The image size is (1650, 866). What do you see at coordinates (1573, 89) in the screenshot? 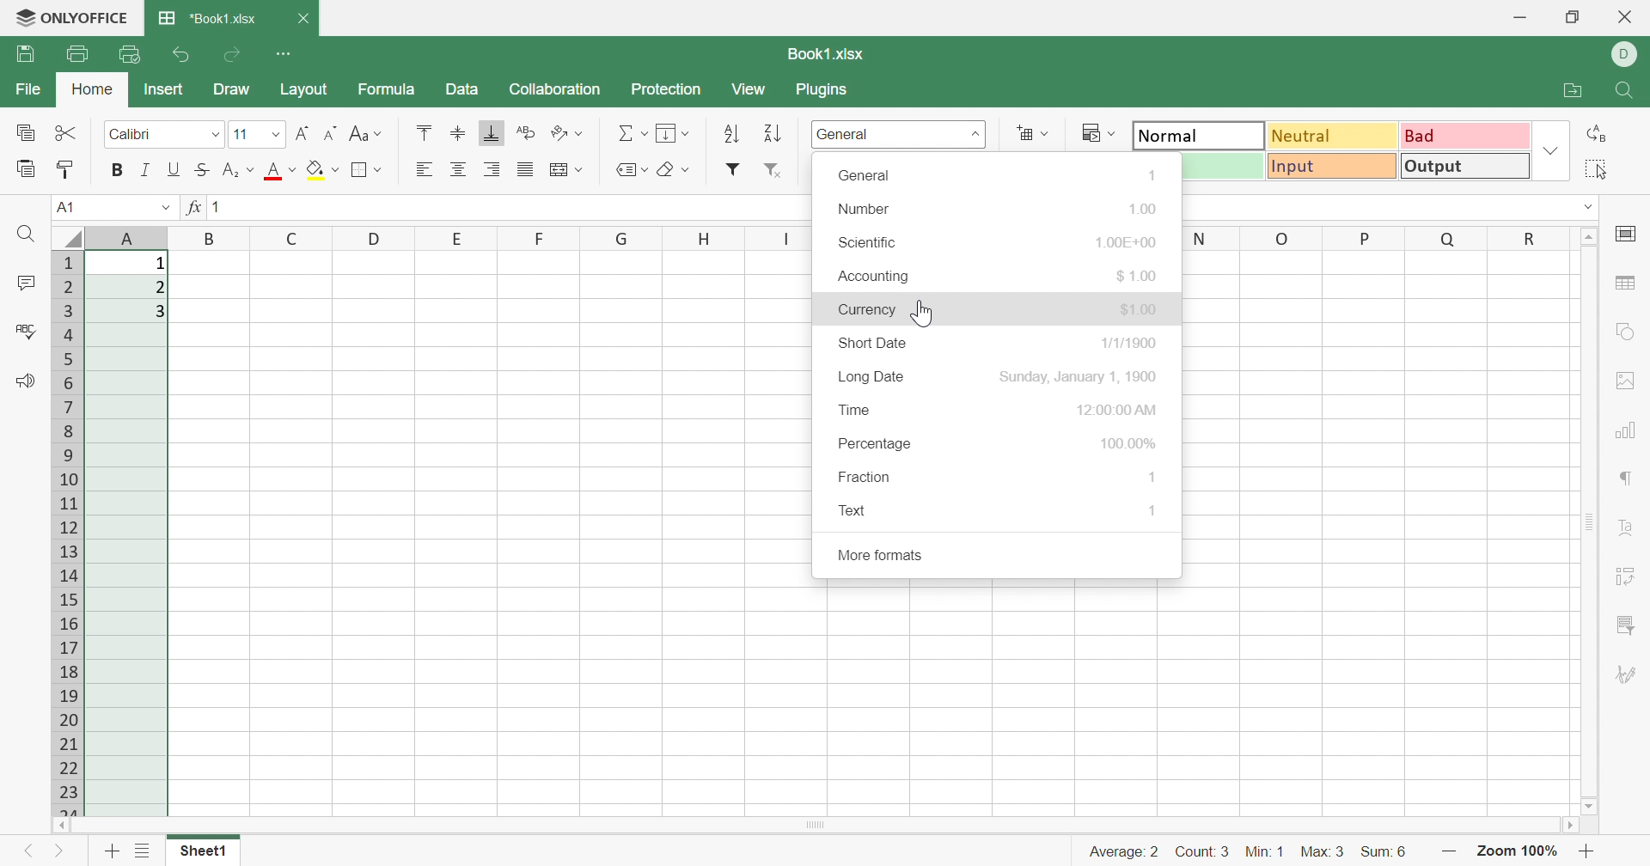
I see `Open file location` at bounding box center [1573, 89].